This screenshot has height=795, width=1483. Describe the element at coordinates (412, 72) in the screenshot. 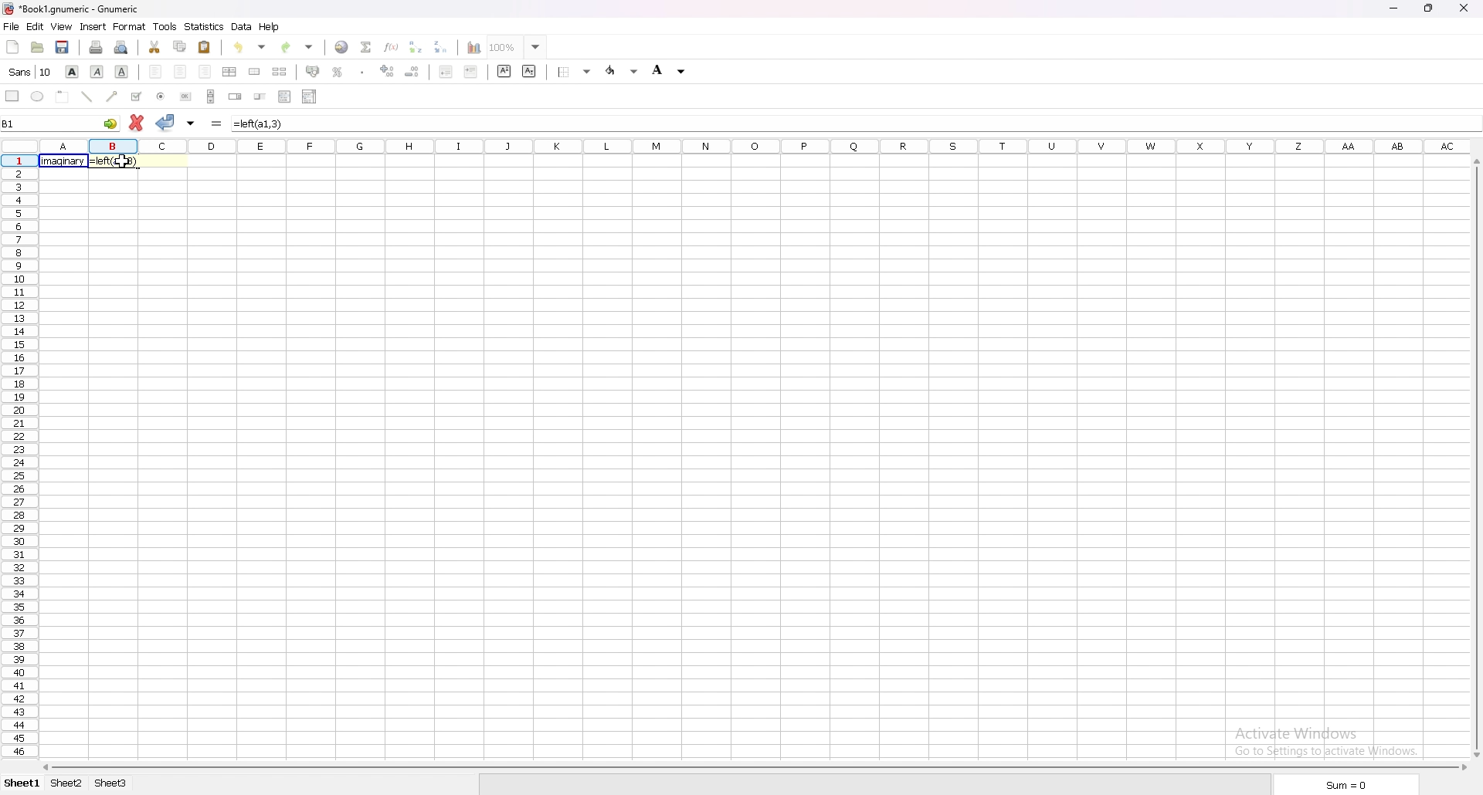

I see `decrease decimals` at that location.